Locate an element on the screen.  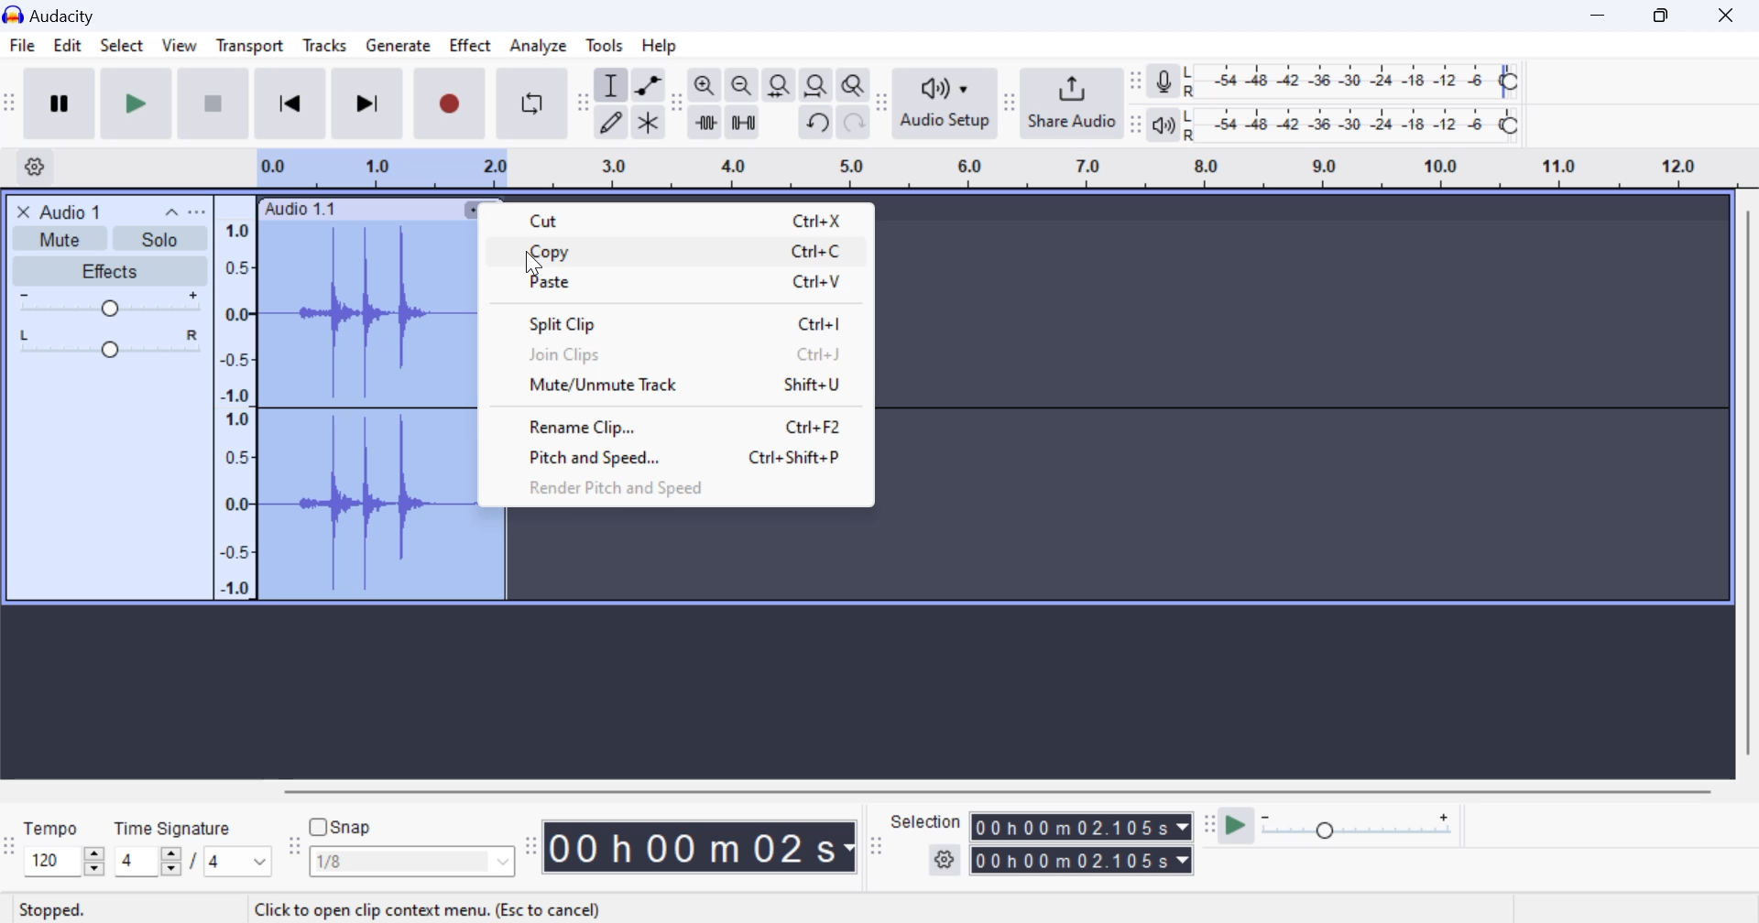
zoom toggle is located at coordinates (855, 87).